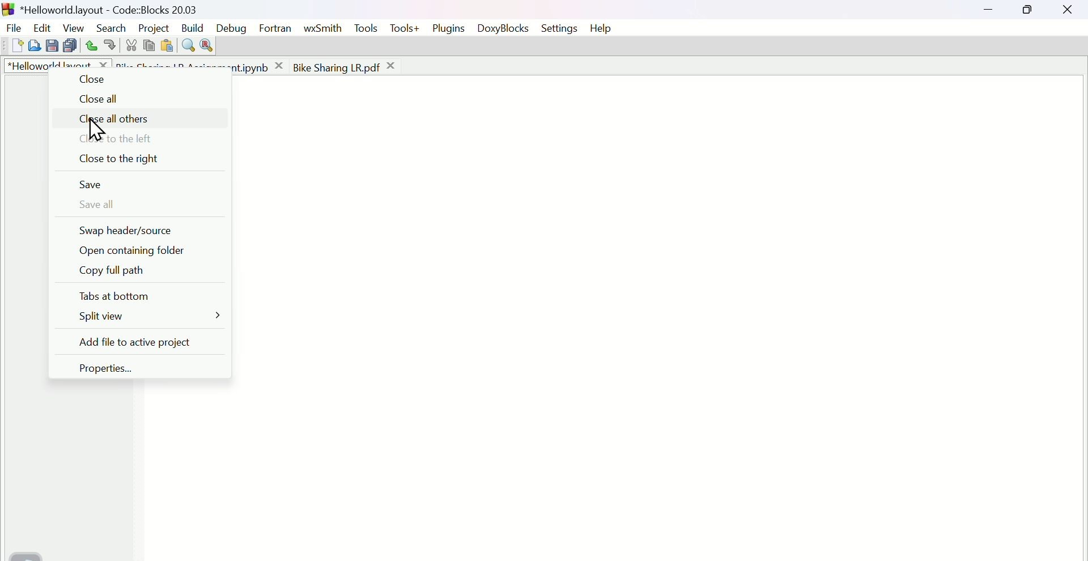 The height and width of the screenshot is (561, 1088). What do you see at coordinates (100, 8) in the screenshot?
I see `*Helloworld.layout - Code:Blocks 20.03 logo` at bounding box center [100, 8].